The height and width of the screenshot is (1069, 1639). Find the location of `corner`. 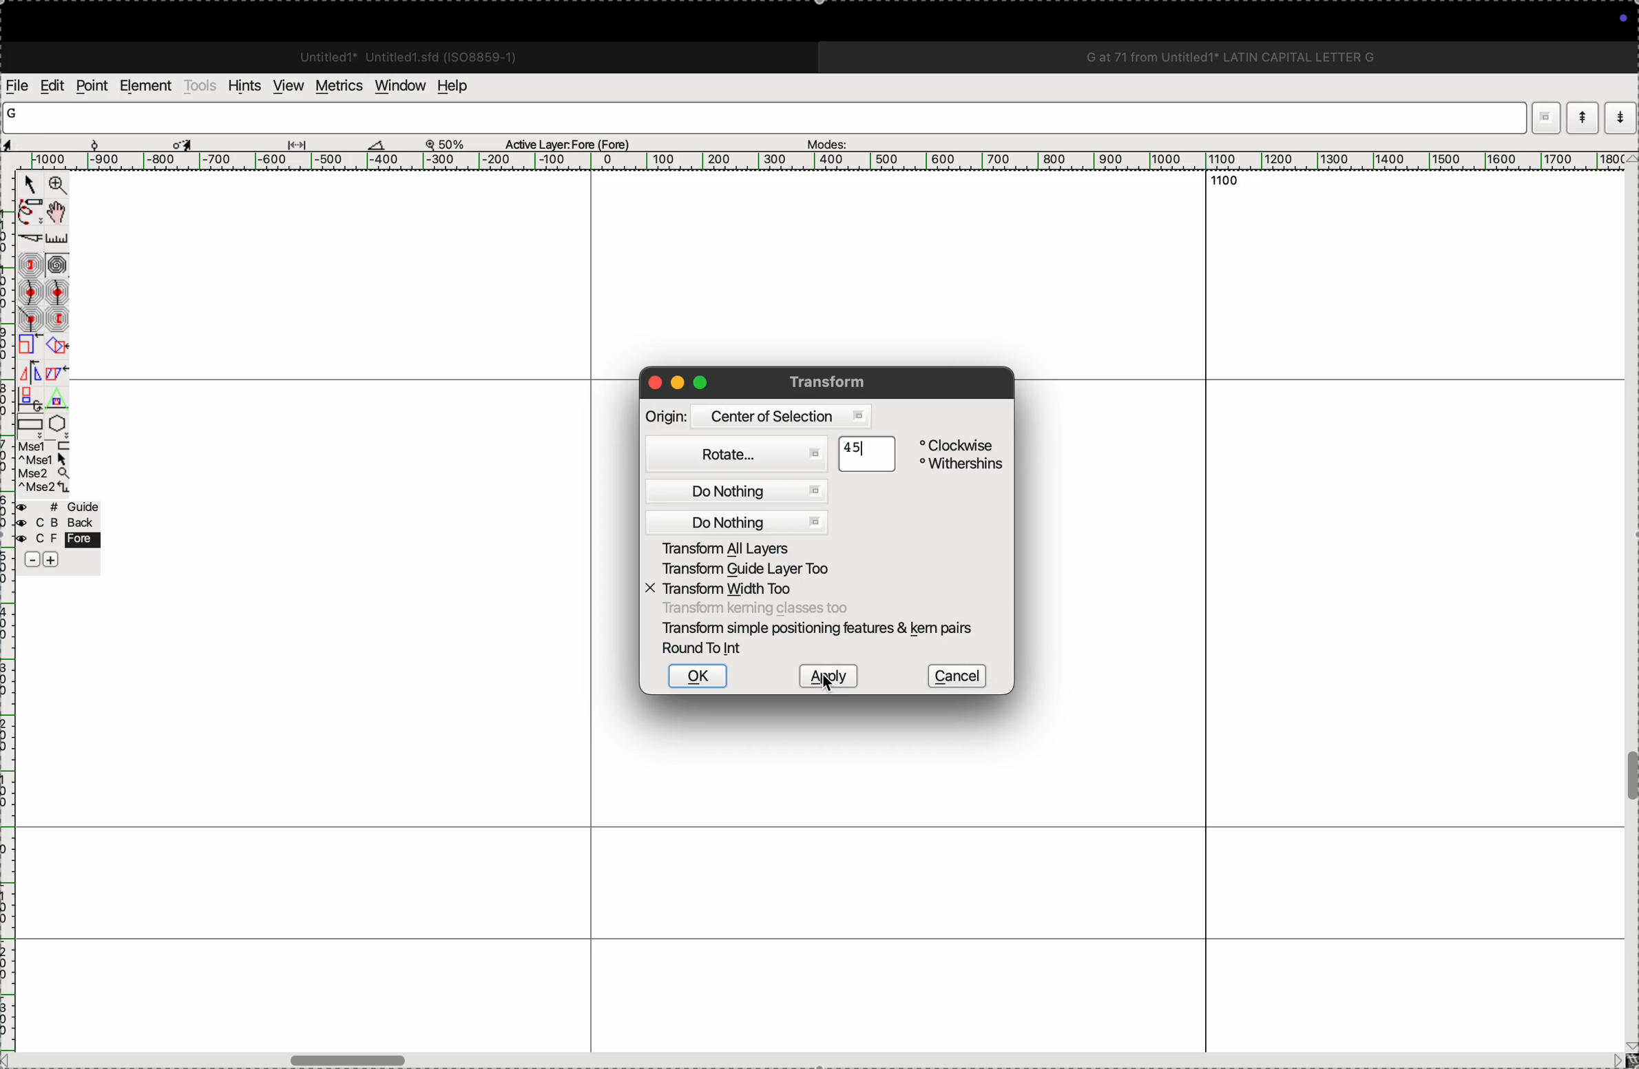

corner is located at coordinates (32, 318).